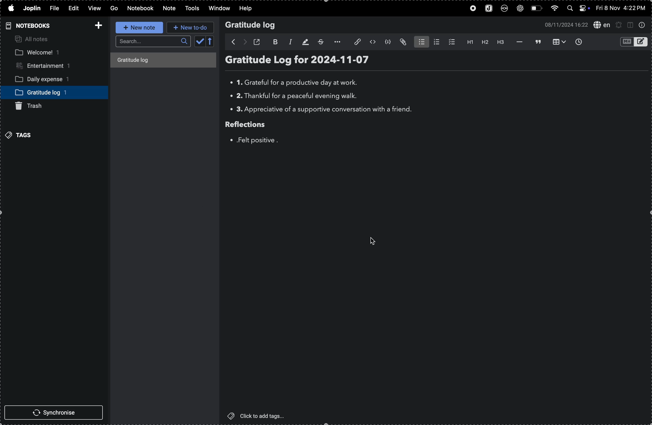  Describe the element at coordinates (356, 41) in the screenshot. I see `insert link` at that location.